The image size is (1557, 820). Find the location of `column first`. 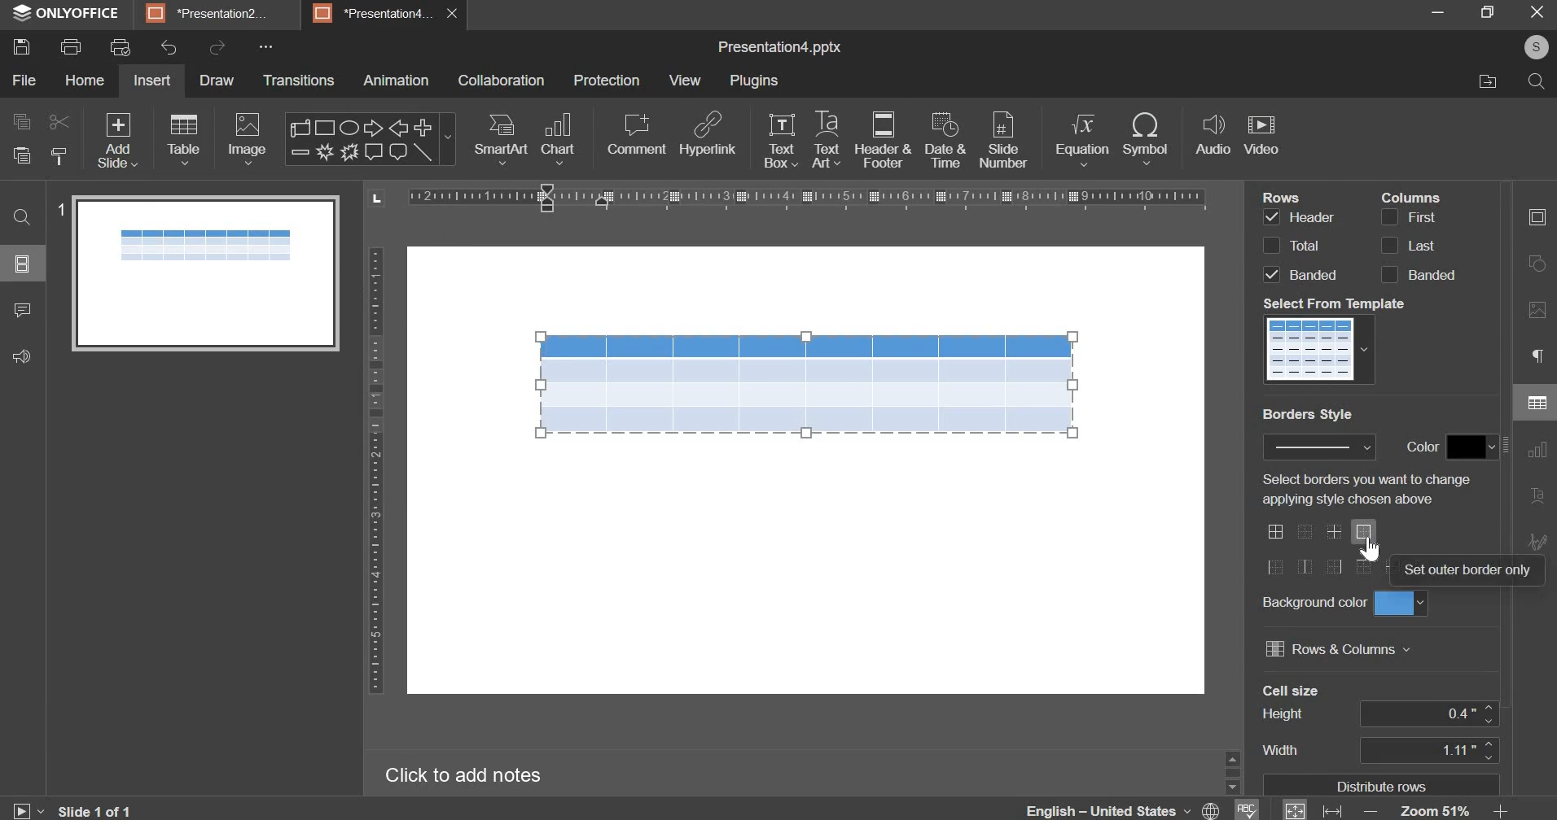

column first is located at coordinates (1411, 215).